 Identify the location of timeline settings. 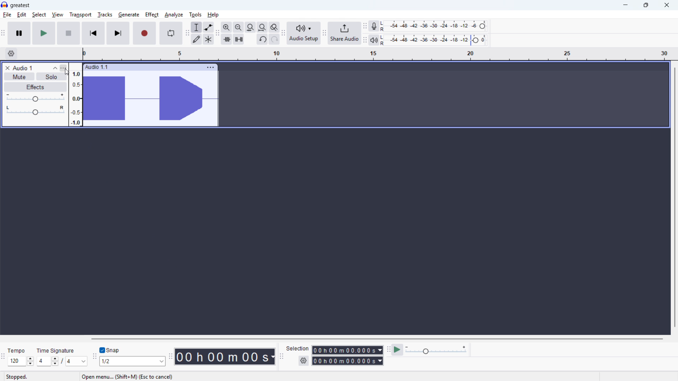
(11, 54).